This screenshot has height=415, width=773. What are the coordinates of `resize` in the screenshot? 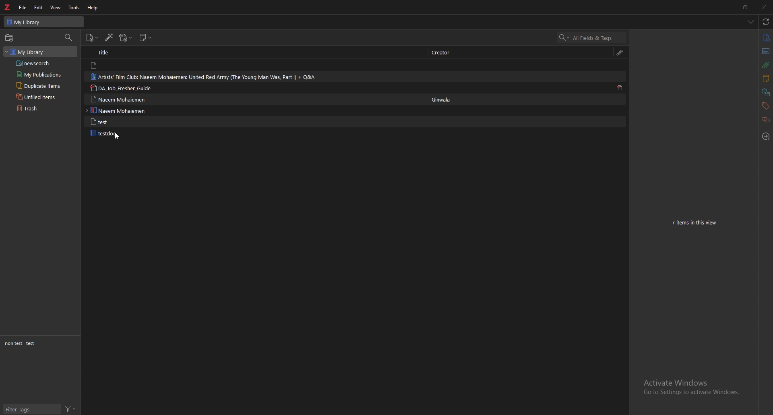 It's located at (745, 7).